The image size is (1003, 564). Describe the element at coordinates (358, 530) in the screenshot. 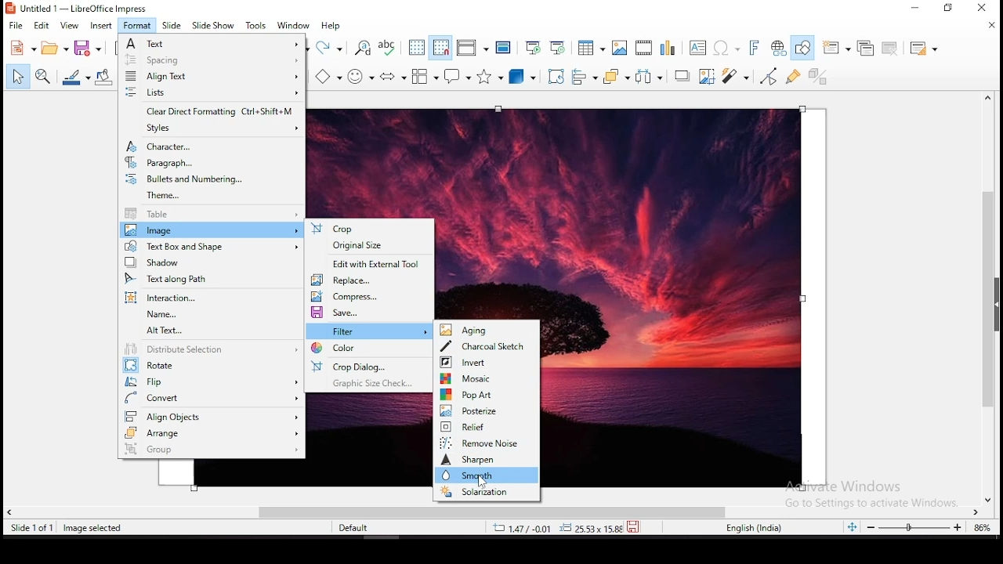

I see `default` at that location.